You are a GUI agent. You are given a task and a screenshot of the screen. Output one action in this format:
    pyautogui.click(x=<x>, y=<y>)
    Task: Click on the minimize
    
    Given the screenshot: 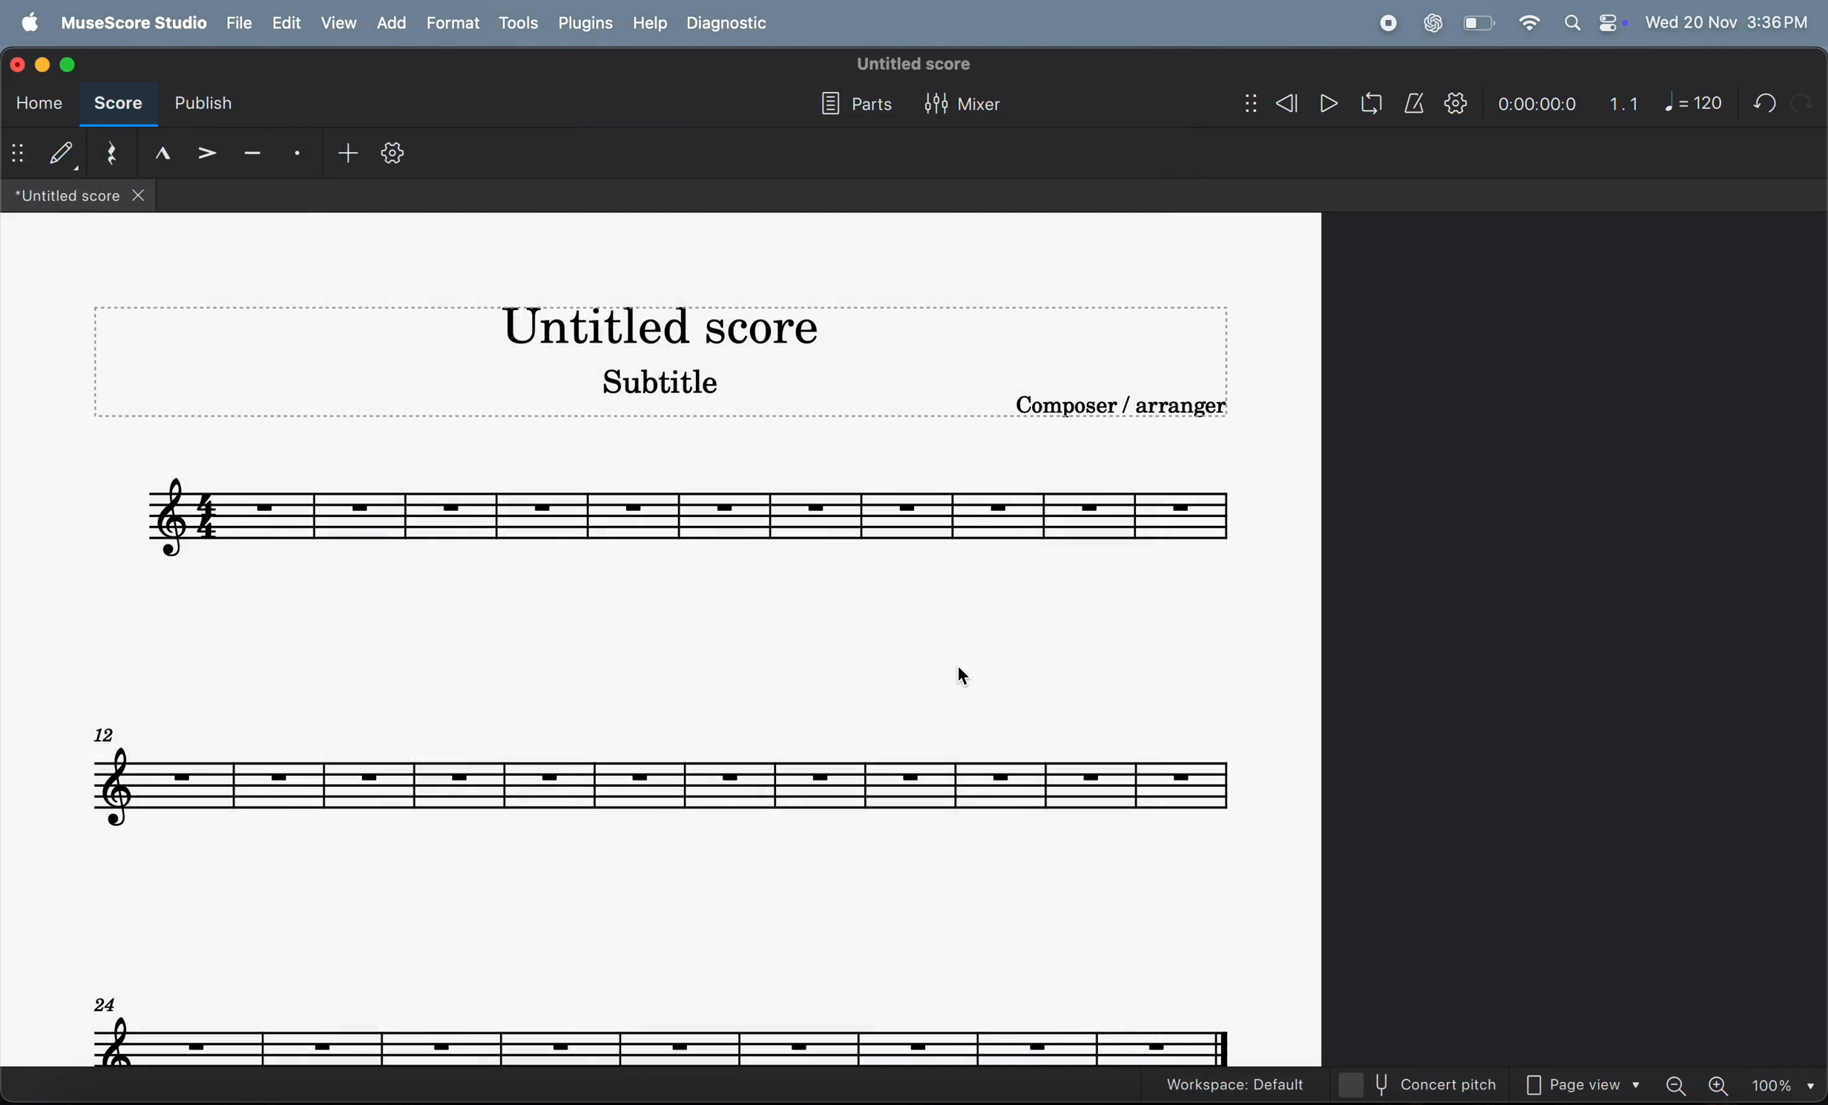 What is the action you would take?
    pyautogui.click(x=45, y=63)
    